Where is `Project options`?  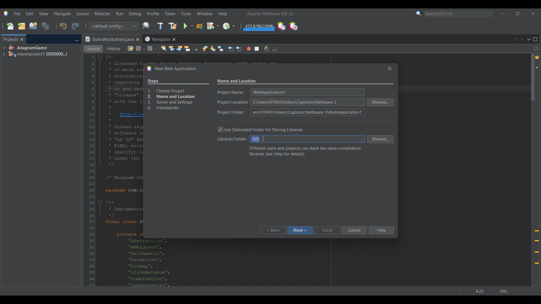 Project options is located at coordinates (38, 51).